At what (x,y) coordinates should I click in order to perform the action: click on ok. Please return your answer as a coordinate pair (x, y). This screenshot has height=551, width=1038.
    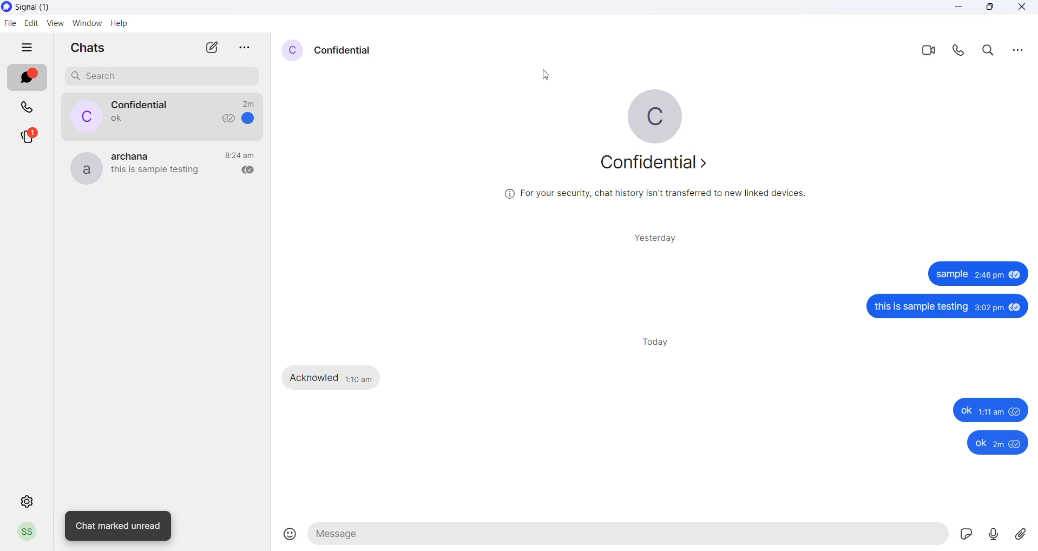
    Looking at the image, I should click on (990, 442).